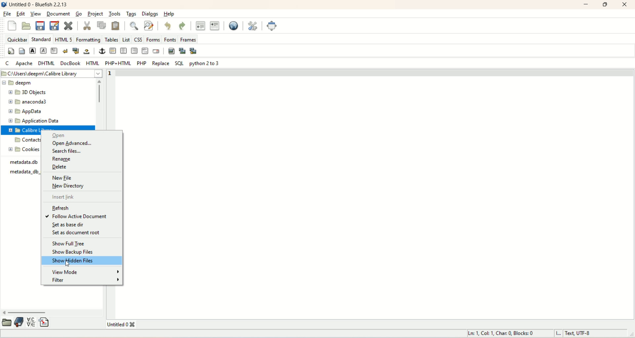  What do you see at coordinates (66, 151) in the screenshot?
I see `search files` at bounding box center [66, 151].